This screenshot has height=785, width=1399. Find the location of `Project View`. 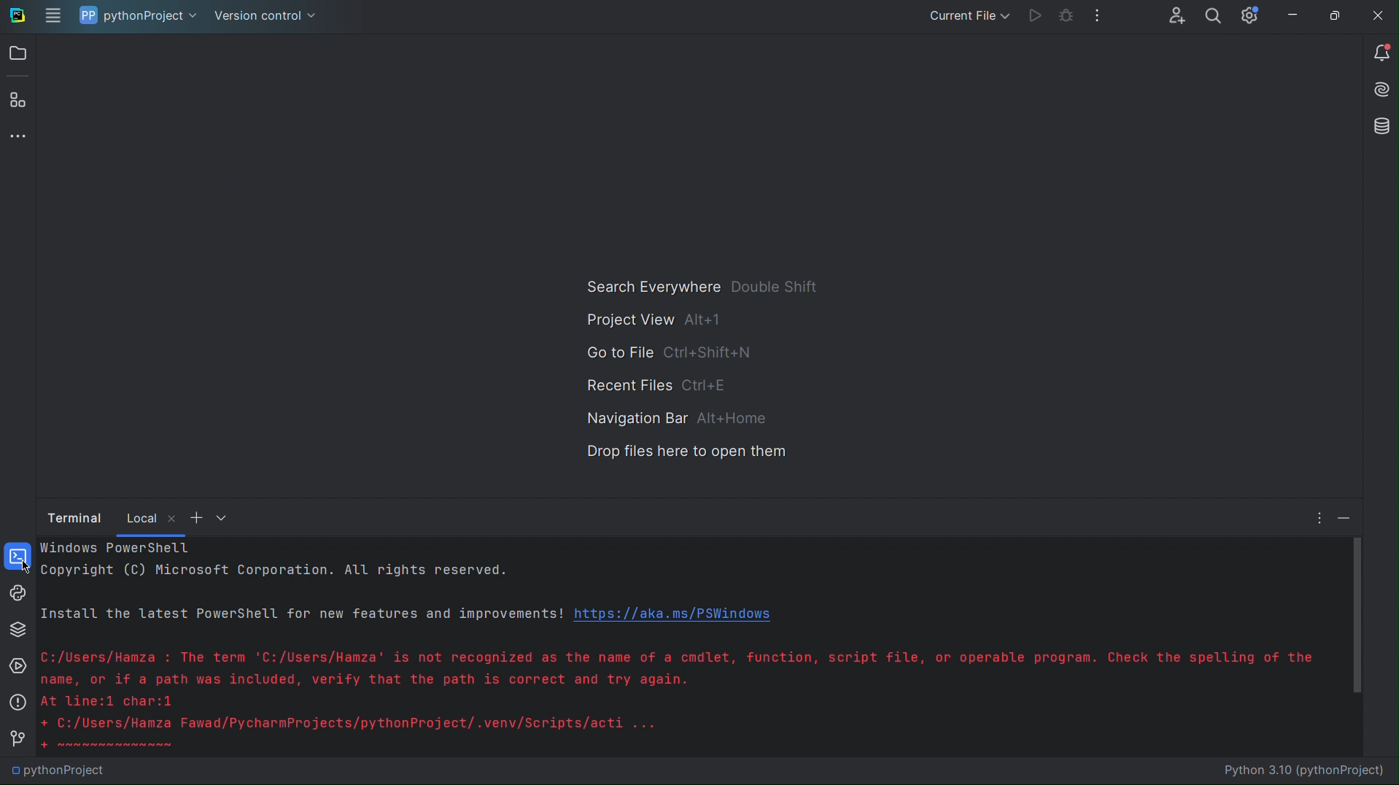

Project View is located at coordinates (651, 319).